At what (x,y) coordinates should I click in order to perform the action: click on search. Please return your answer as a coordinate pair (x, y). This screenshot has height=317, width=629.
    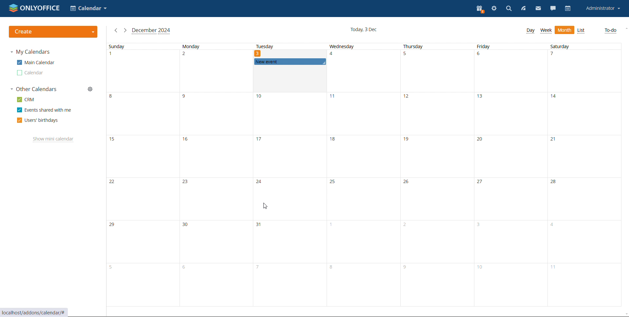
    Looking at the image, I should click on (509, 9).